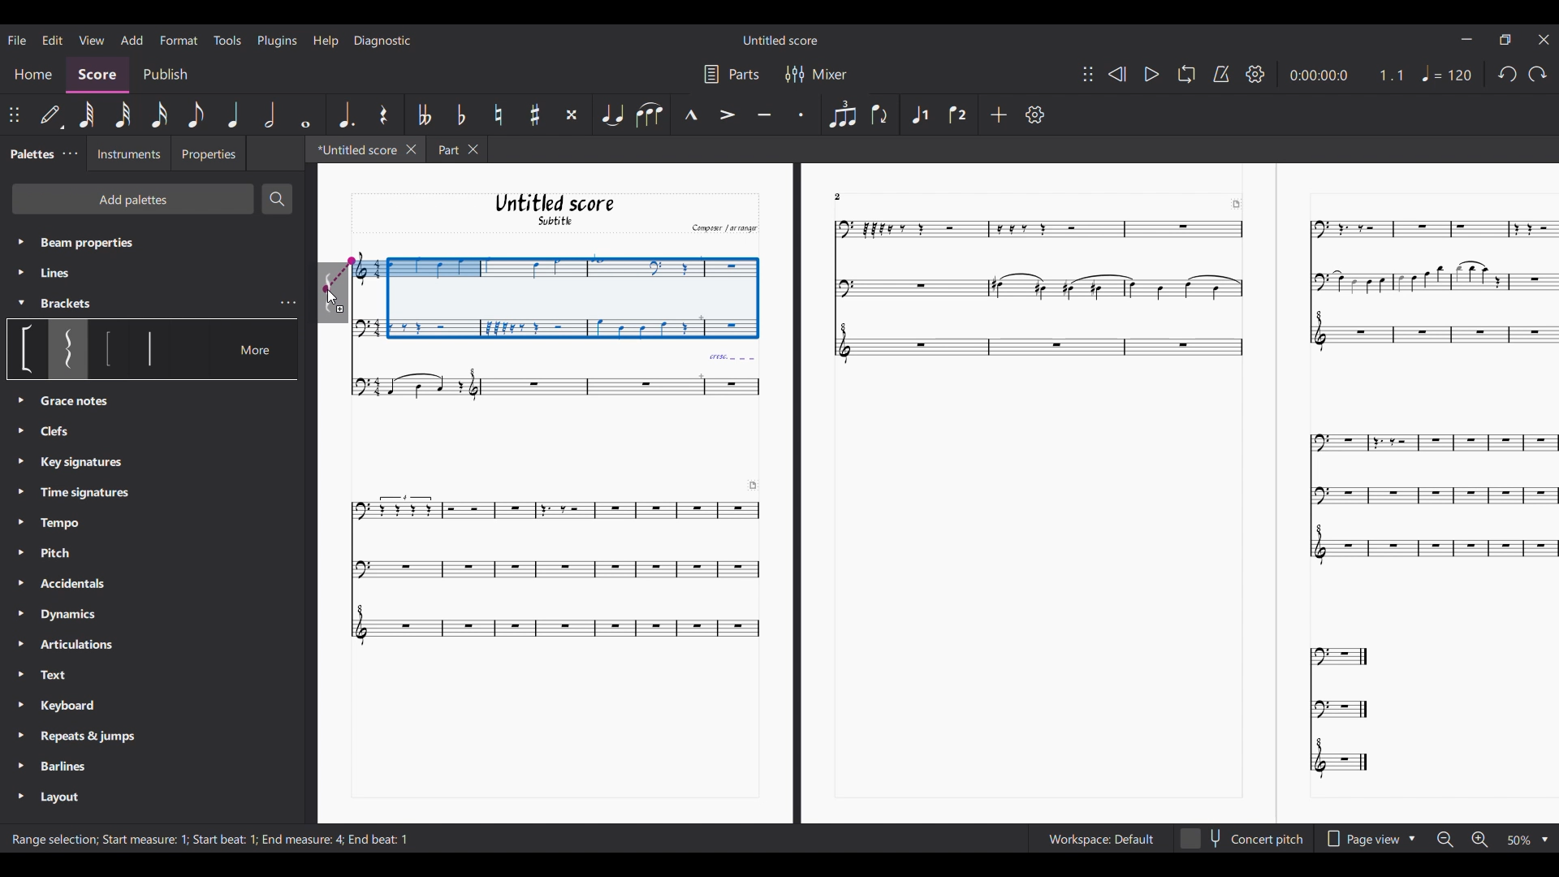  I want to click on start measure 1 ;, so click(145, 839).